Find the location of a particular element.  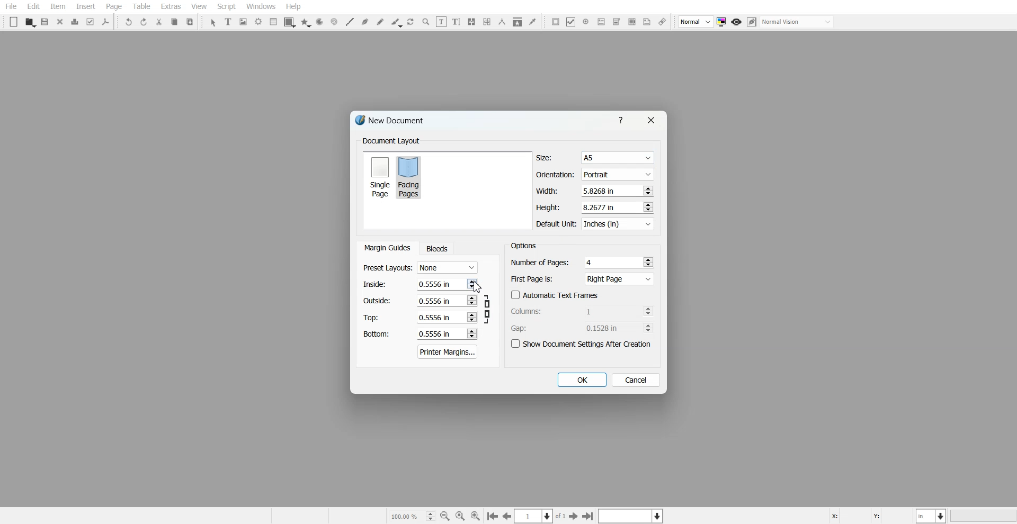

Measurement is located at coordinates (502, 22).